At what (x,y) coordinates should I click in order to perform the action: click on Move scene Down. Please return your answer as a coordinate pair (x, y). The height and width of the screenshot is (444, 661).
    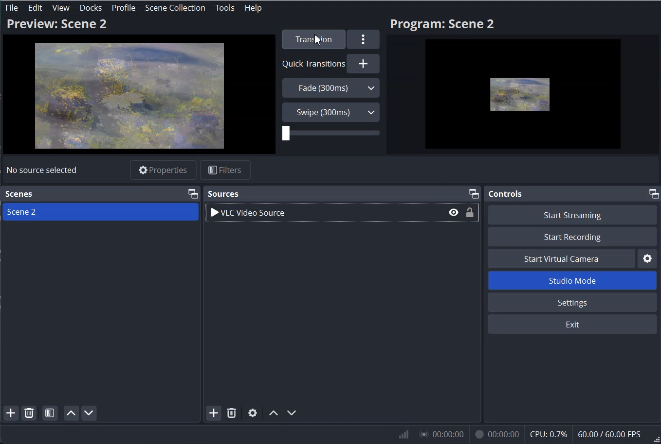
    Looking at the image, I should click on (89, 412).